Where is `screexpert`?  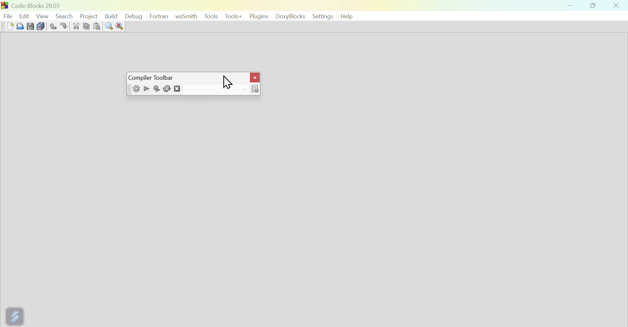
screexpert is located at coordinates (16, 315).